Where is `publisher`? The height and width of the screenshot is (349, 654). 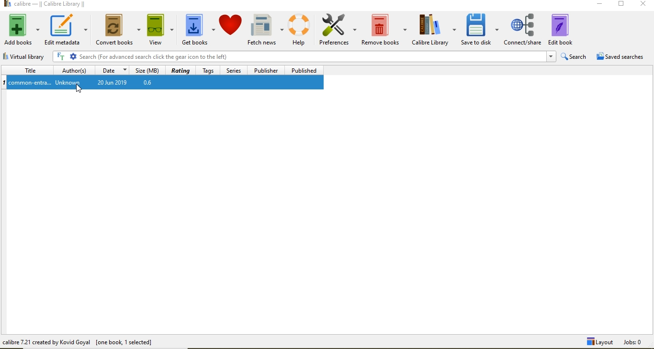 publisher is located at coordinates (265, 70).